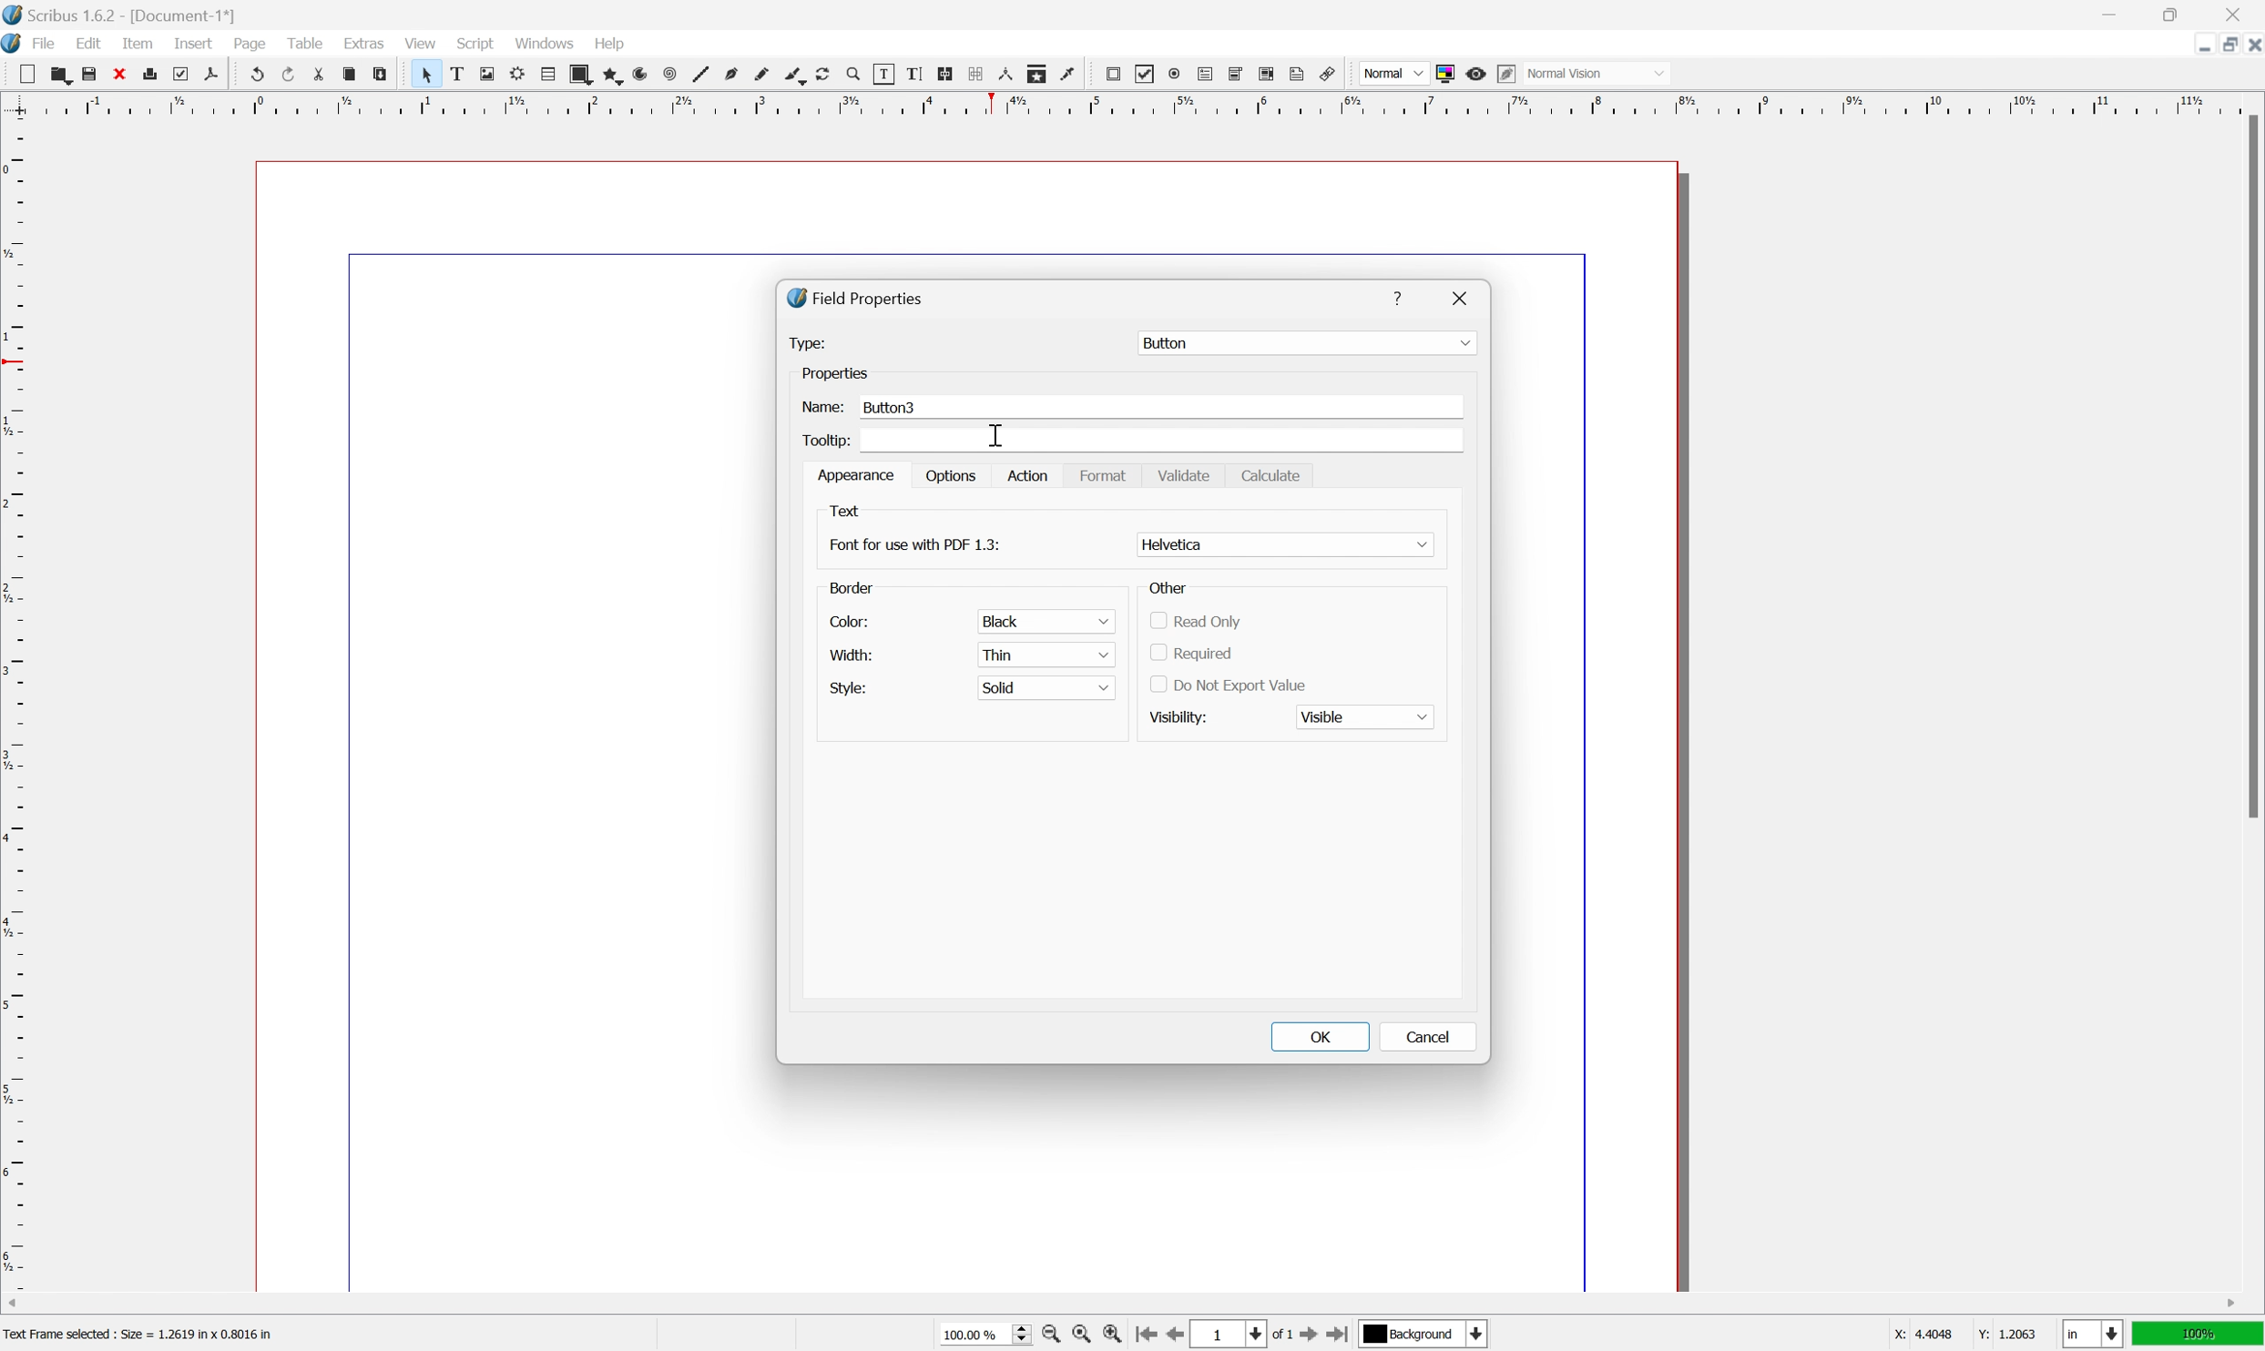  I want to click on save, so click(87, 74).